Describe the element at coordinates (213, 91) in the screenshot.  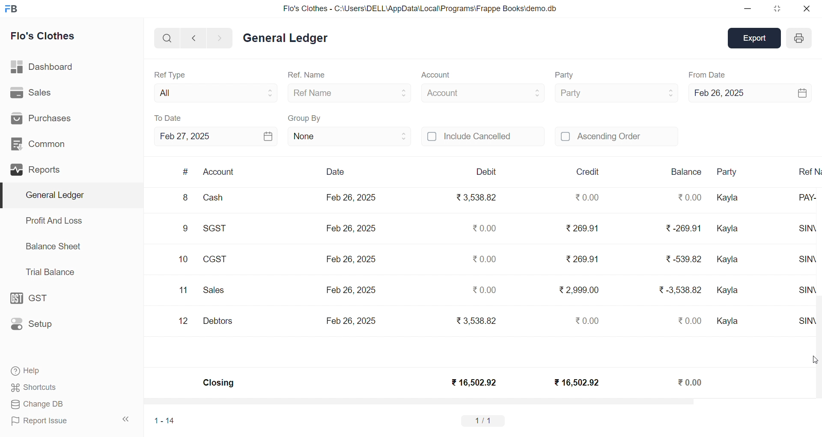
I see `All` at that location.